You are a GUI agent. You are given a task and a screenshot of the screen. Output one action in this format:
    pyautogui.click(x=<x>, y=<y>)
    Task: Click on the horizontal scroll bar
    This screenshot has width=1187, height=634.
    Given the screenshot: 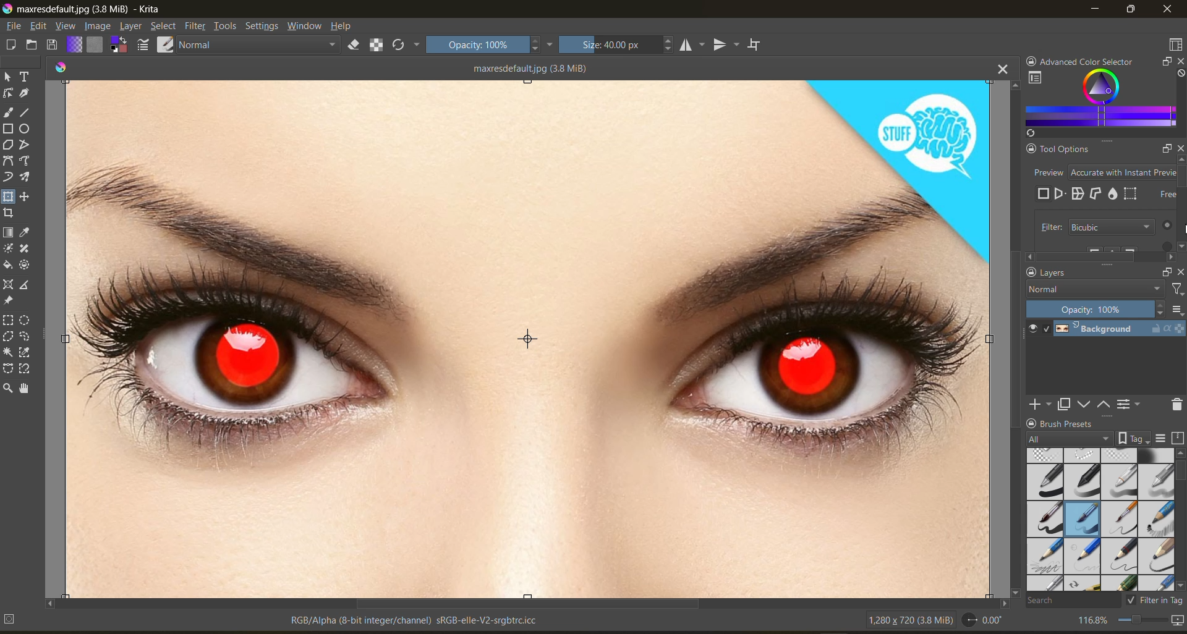 What is the action you would take?
    pyautogui.click(x=527, y=601)
    